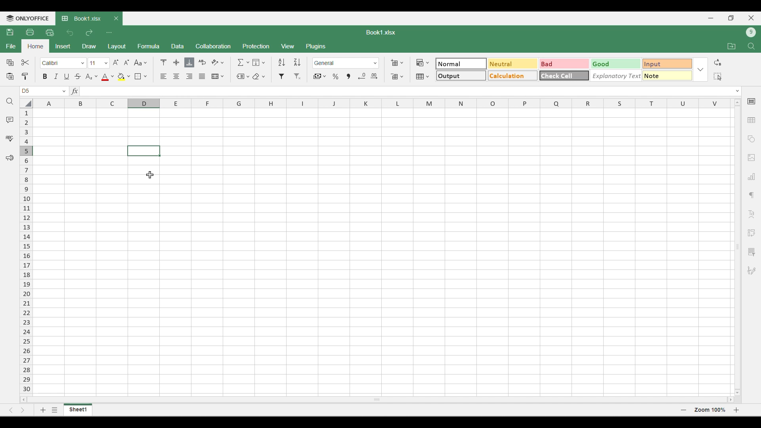 The height and width of the screenshot is (428, 761). Describe the element at coordinates (423, 63) in the screenshot. I see `Conditional formatting options` at that location.